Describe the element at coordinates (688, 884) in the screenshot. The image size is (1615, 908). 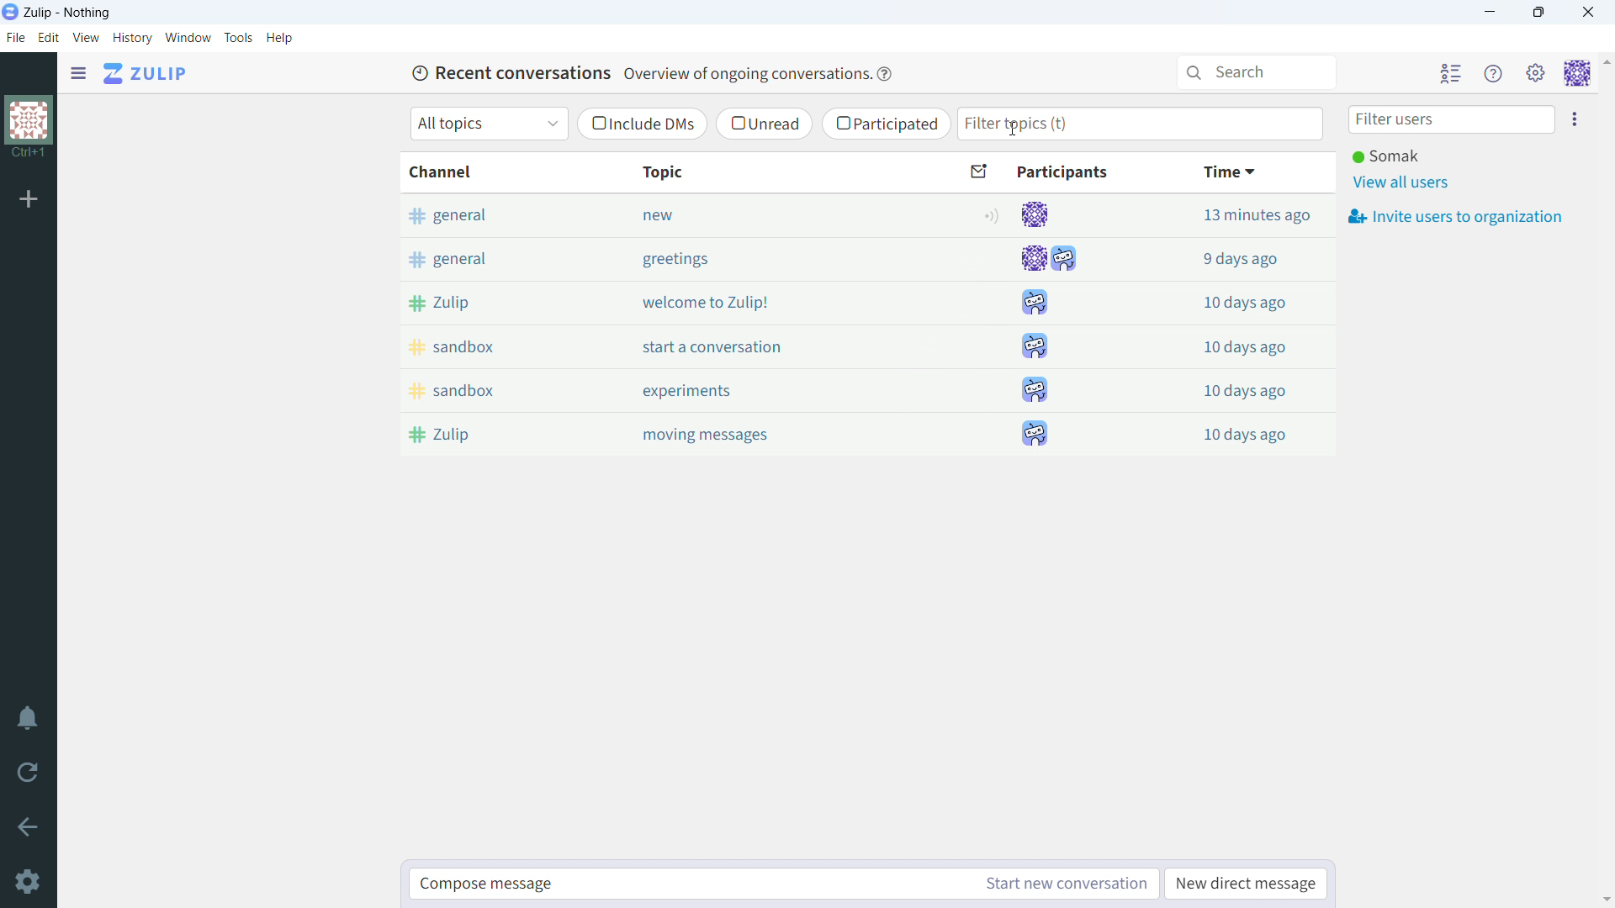
I see `compose message` at that location.